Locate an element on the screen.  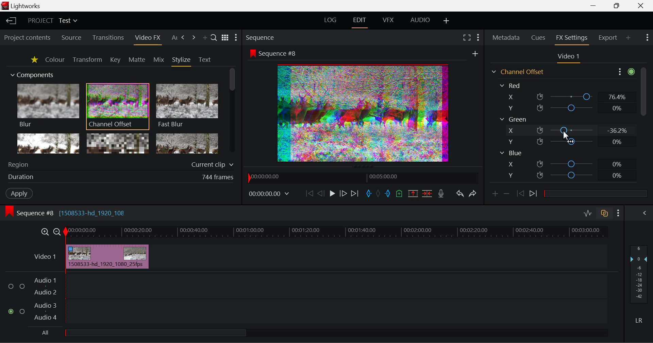
[1508533-hd_1920_108 is located at coordinates (95, 213).